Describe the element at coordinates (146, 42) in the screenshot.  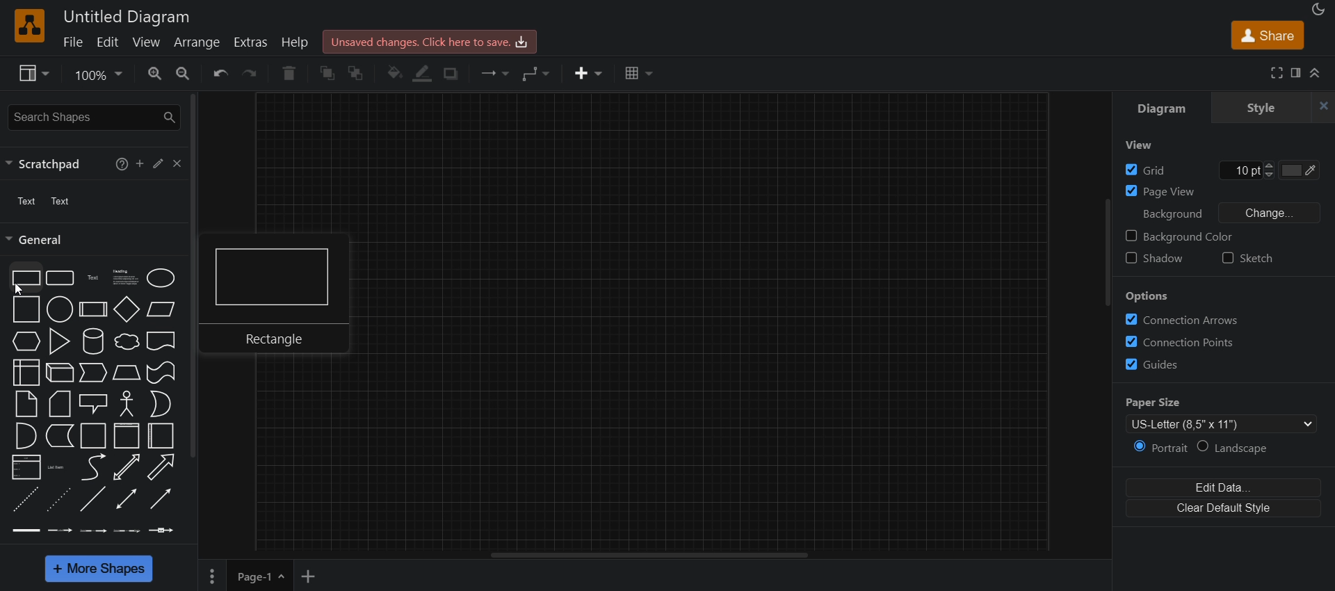
I see `view` at that location.